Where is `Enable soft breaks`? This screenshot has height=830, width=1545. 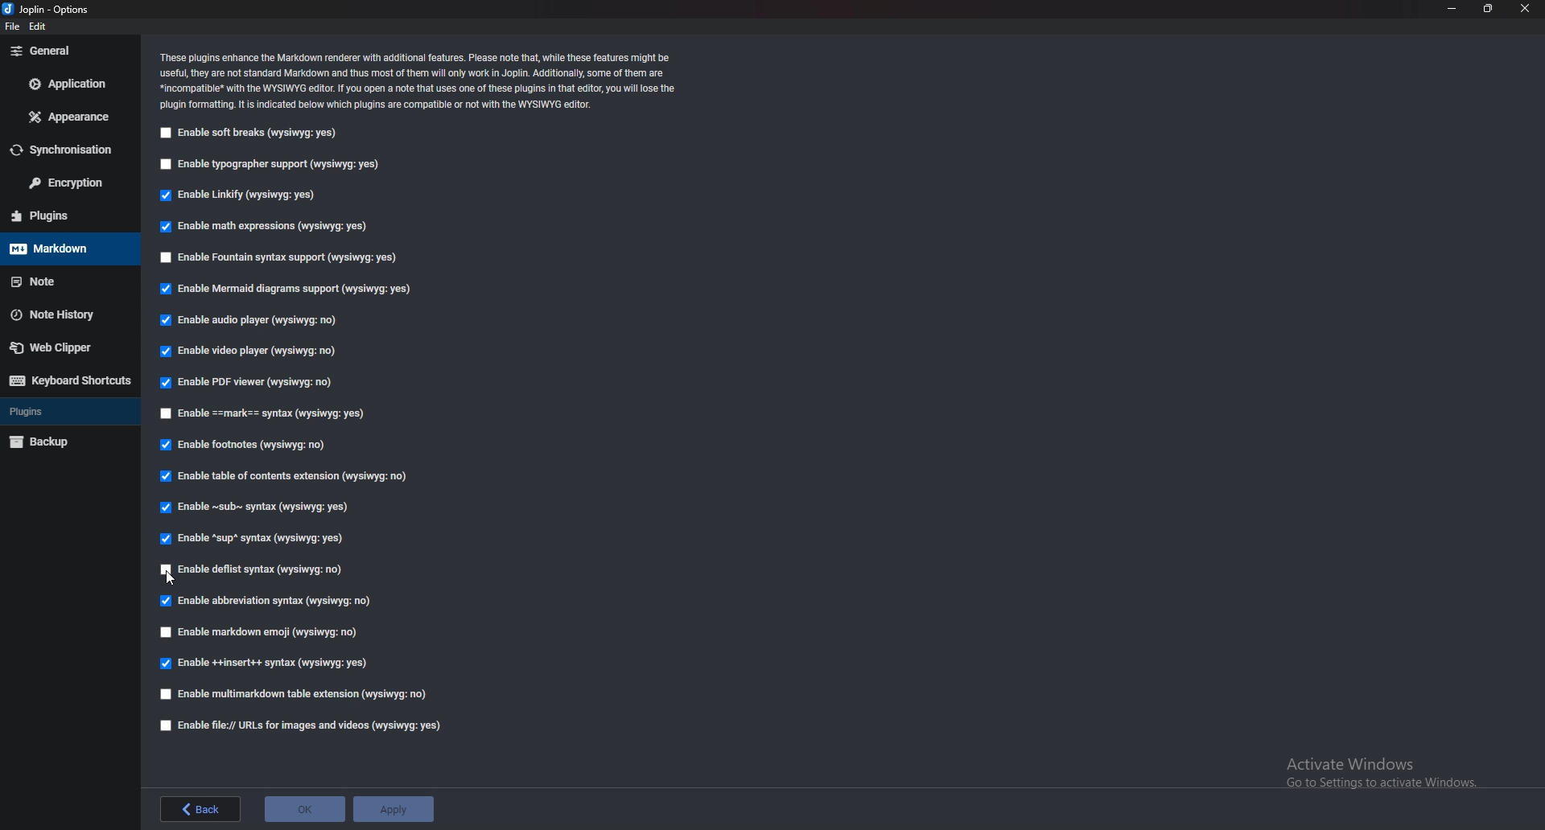 Enable soft breaks is located at coordinates (245, 134).